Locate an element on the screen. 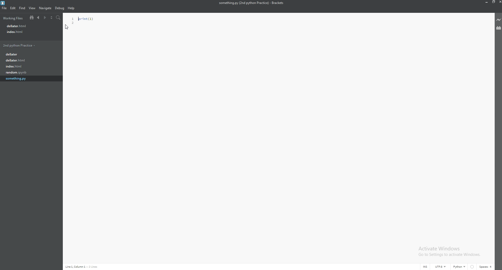  debug is located at coordinates (60, 8).